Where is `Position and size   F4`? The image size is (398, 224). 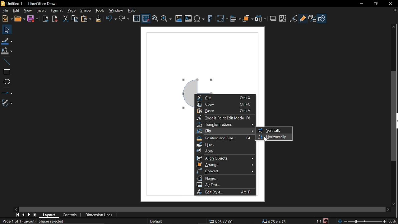 Position and size   F4 is located at coordinates (224, 138).